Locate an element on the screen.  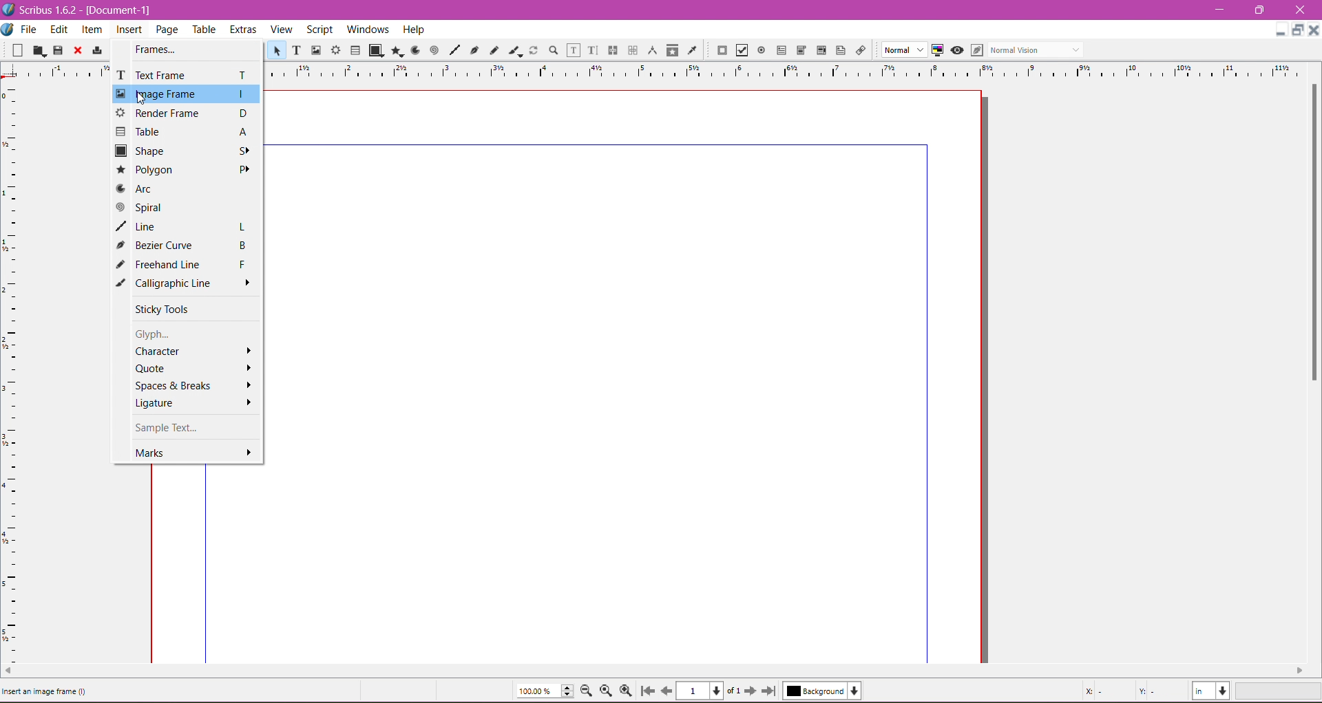
Glyph is located at coordinates (167, 334).